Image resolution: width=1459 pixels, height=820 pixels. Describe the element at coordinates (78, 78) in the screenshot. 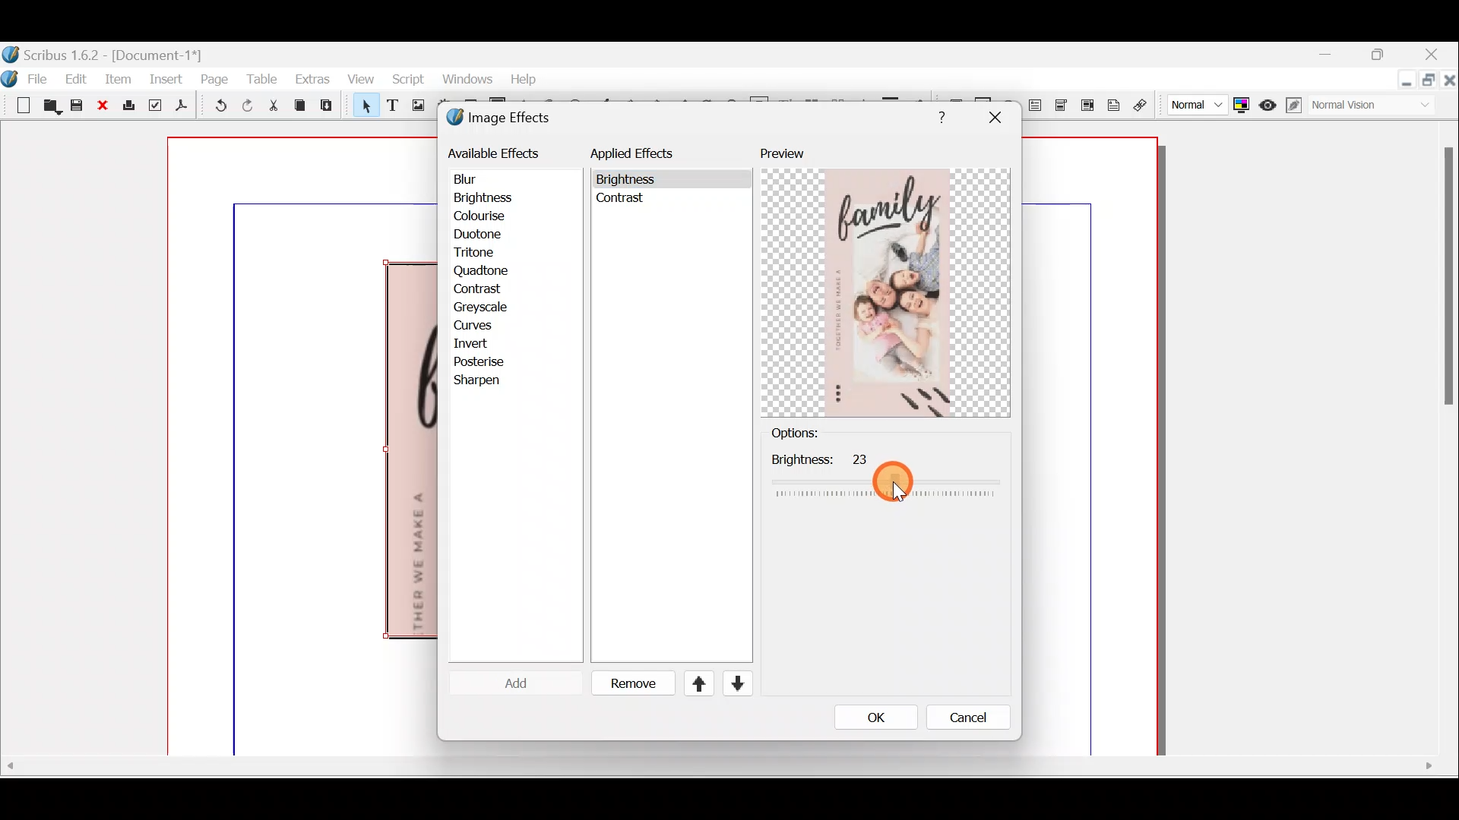

I see `Edit` at that location.